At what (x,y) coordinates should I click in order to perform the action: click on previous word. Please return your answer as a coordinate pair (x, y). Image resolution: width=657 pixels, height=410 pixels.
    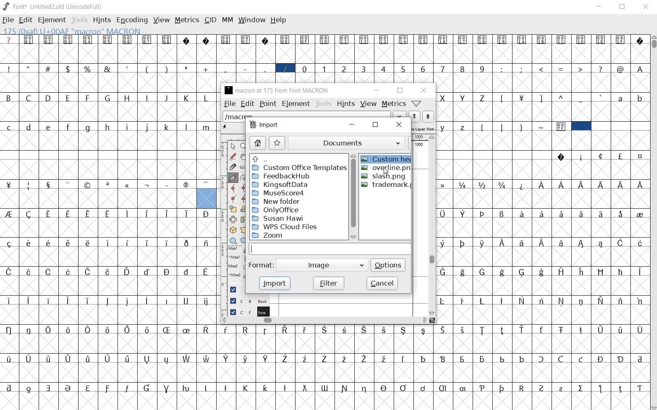
    Looking at the image, I should click on (415, 117).